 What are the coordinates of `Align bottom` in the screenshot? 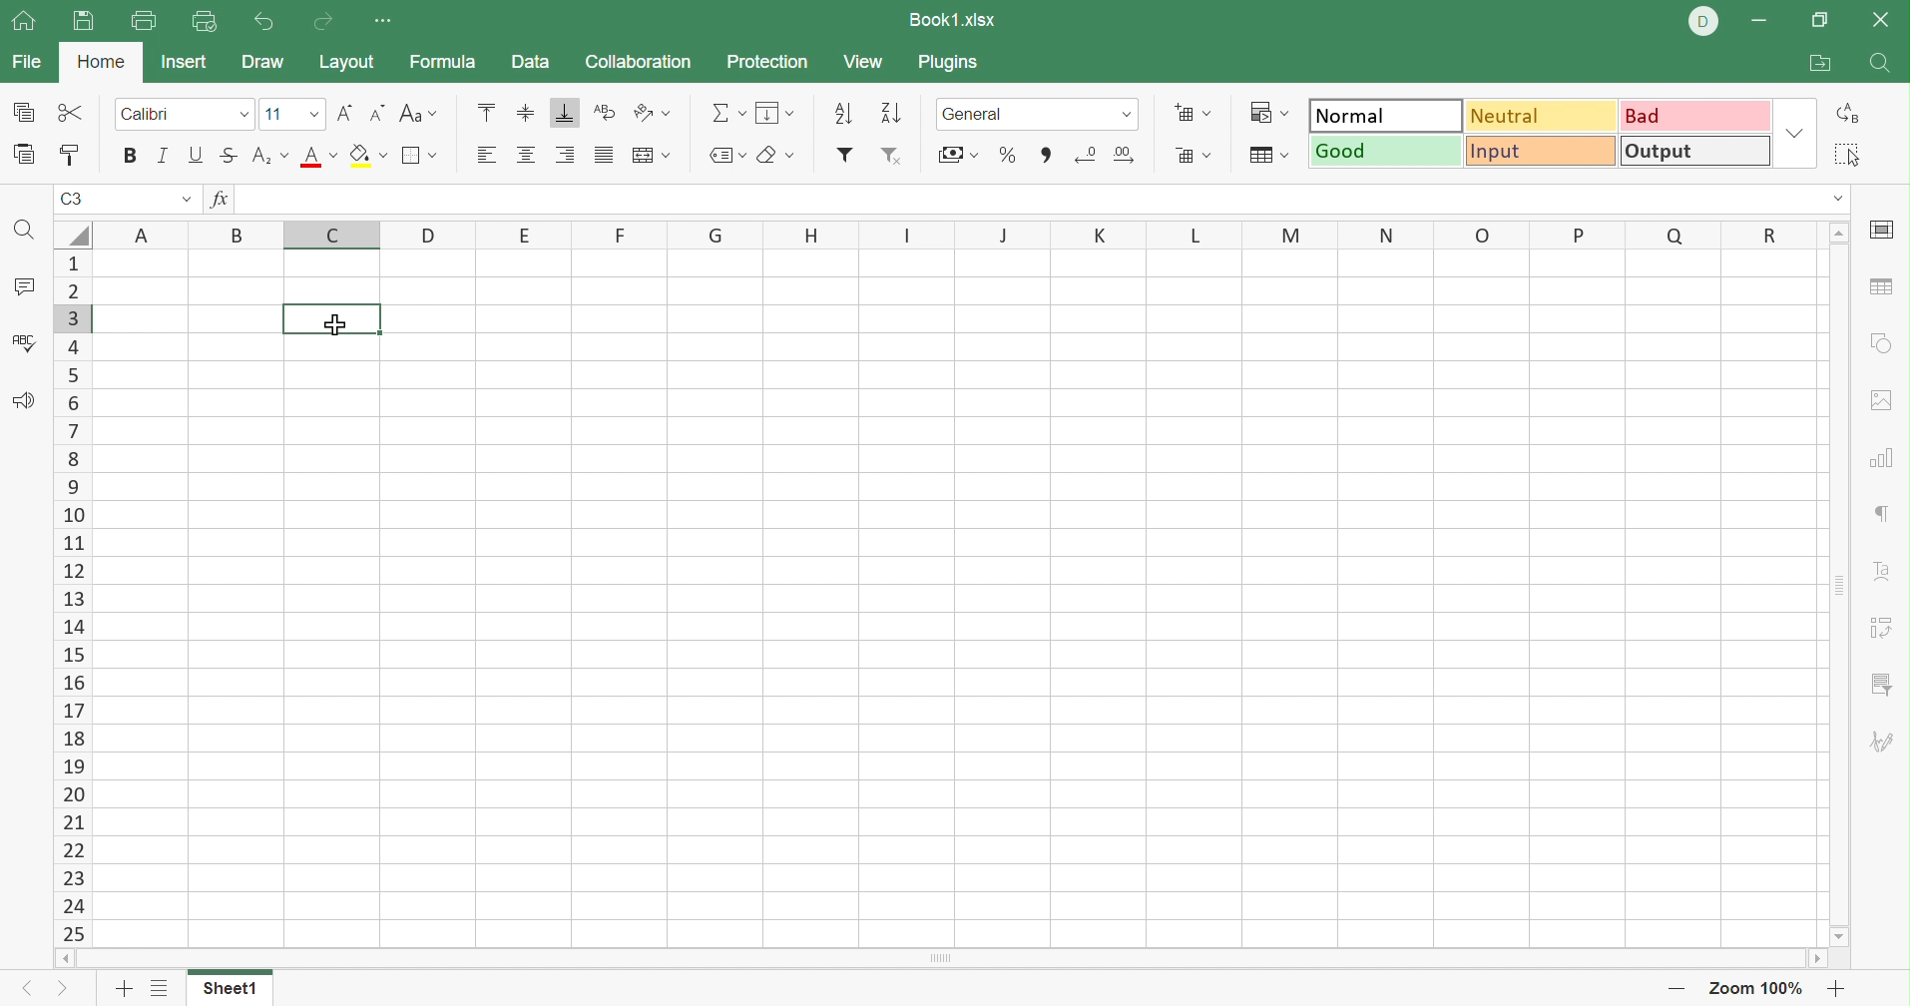 It's located at (567, 112).